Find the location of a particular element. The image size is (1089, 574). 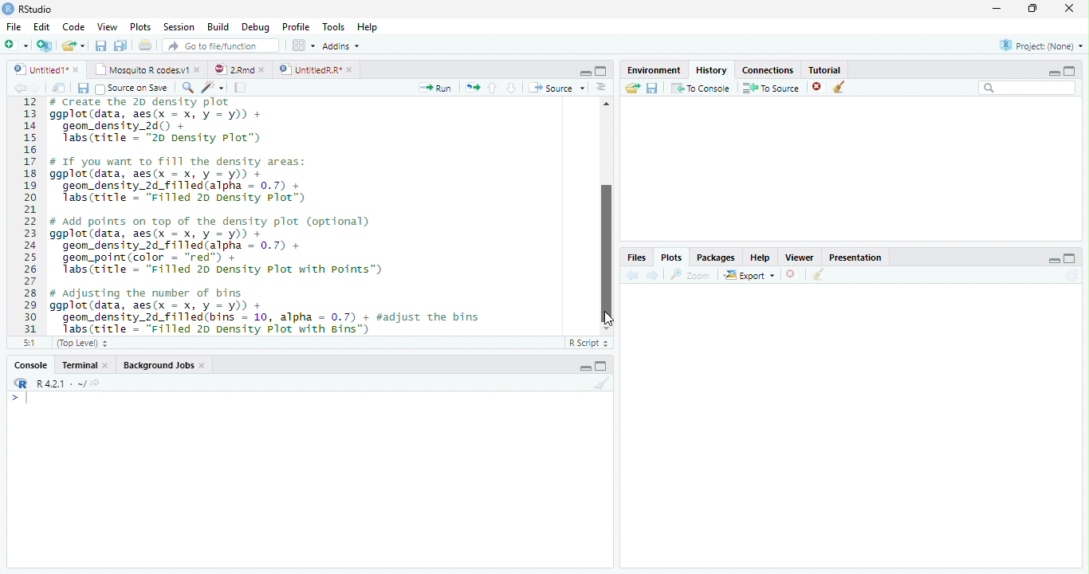

minimize is located at coordinates (586, 73).